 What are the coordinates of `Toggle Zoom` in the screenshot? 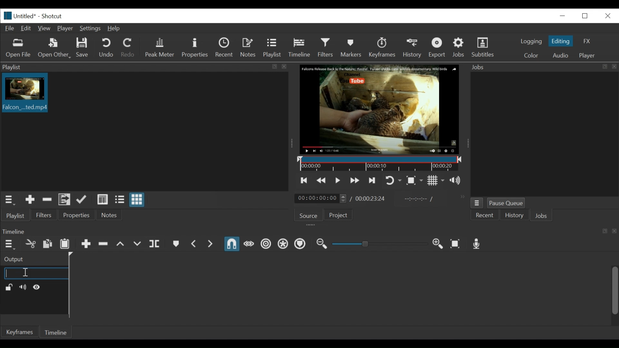 It's located at (393, 180).